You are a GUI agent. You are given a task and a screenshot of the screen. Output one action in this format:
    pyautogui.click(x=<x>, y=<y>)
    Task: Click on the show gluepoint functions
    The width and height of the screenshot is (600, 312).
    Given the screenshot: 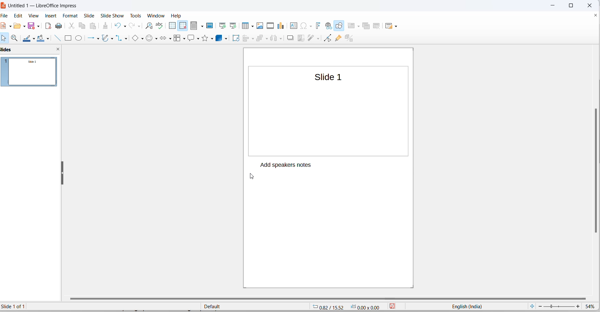 What is the action you would take?
    pyautogui.click(x=339, y=39)
    